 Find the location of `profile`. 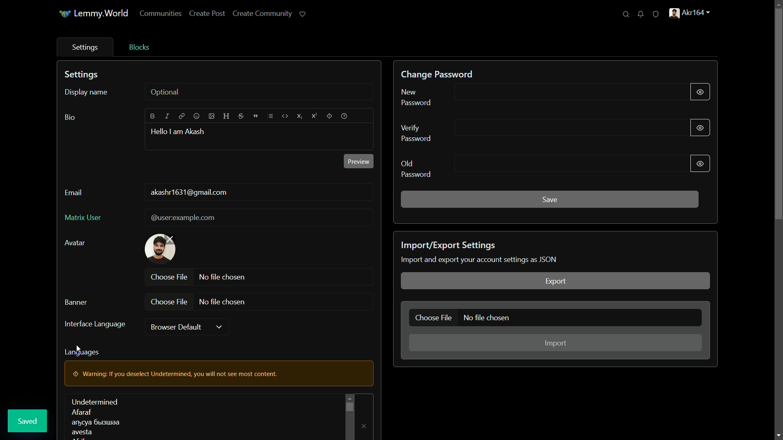

profile is located at coordinates (690, 13).